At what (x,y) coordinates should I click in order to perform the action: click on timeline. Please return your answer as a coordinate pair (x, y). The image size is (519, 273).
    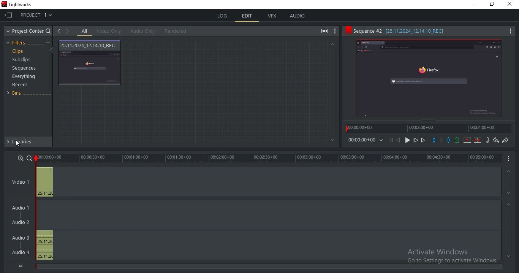
    Looking at the image, I should click on (429, 130).